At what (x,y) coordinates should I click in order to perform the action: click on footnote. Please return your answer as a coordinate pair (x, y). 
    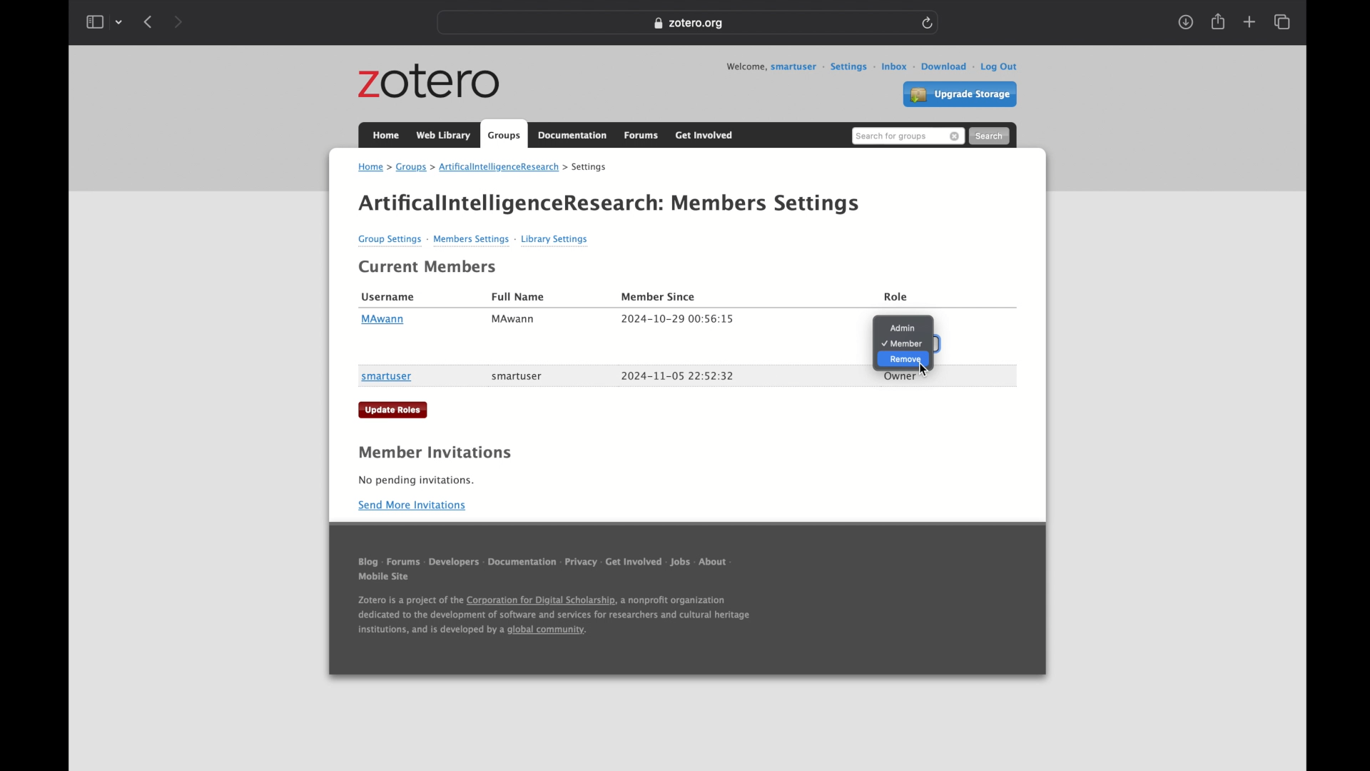
    Looking at the image, I should click on (554, 619).